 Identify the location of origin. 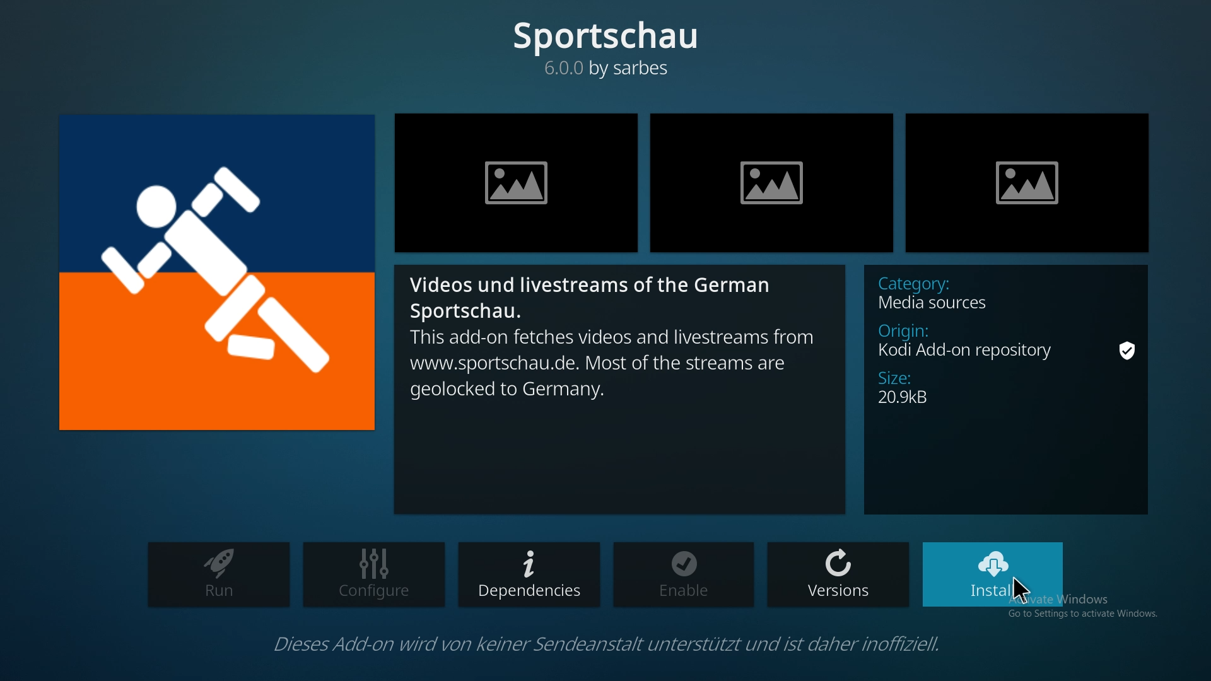
(1009, 344).